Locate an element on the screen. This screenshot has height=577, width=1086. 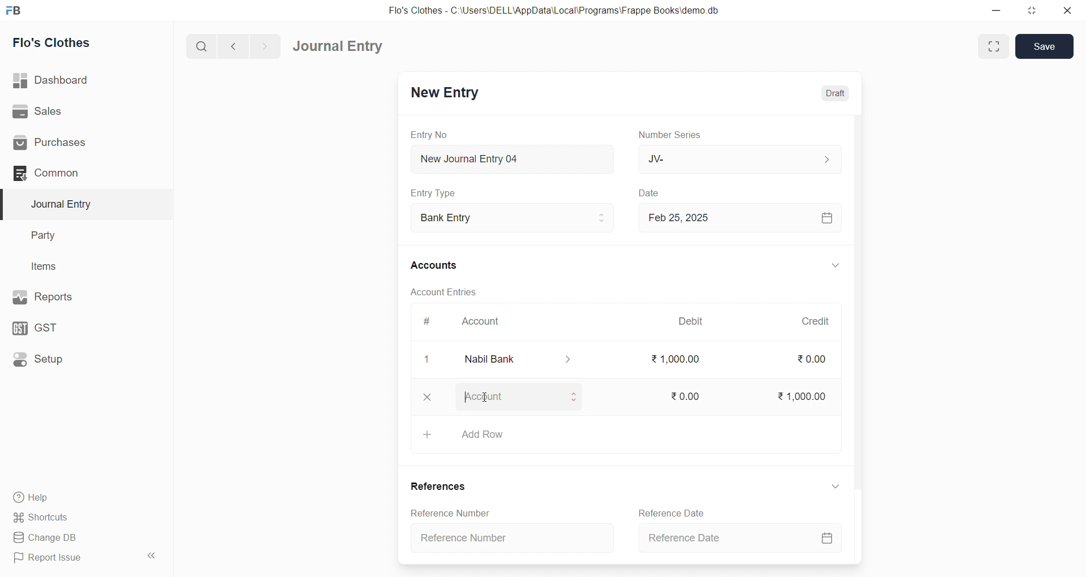
Account is located at coordinates (478, 324).